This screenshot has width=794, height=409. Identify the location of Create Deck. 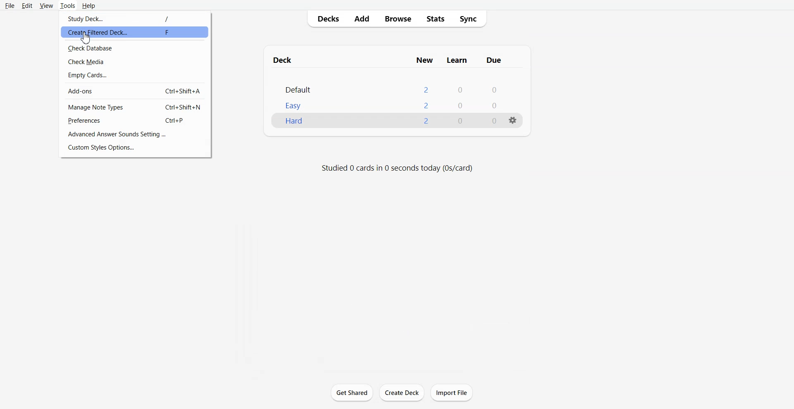
(402, 392).